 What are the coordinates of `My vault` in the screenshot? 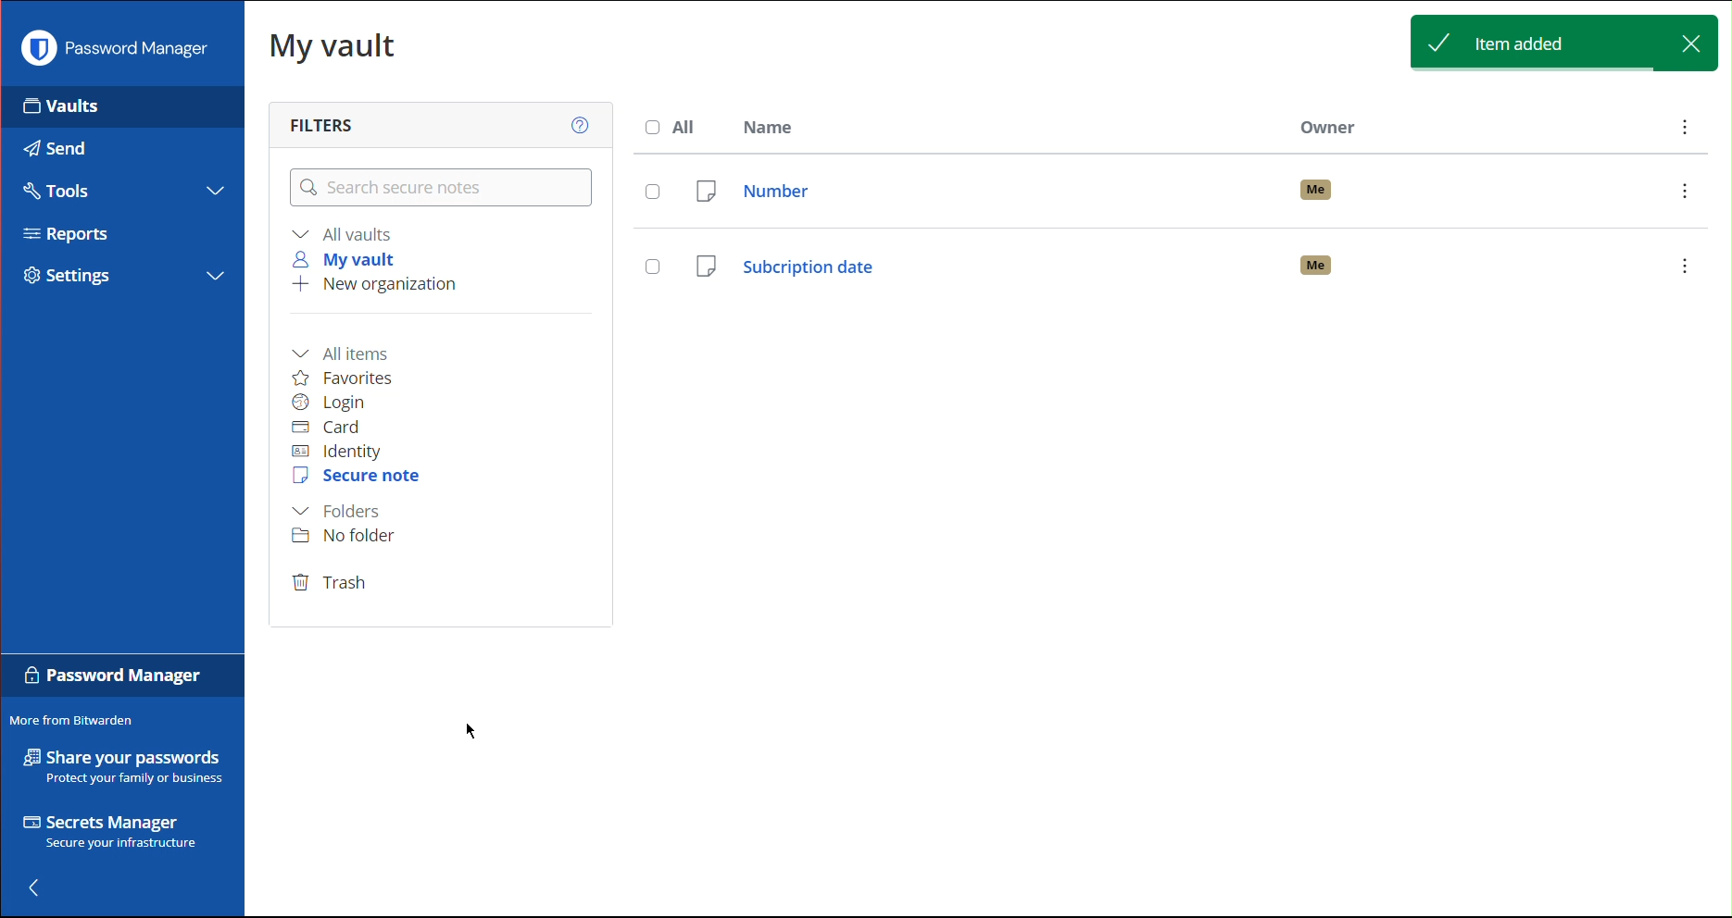 It's located at (349, 259).